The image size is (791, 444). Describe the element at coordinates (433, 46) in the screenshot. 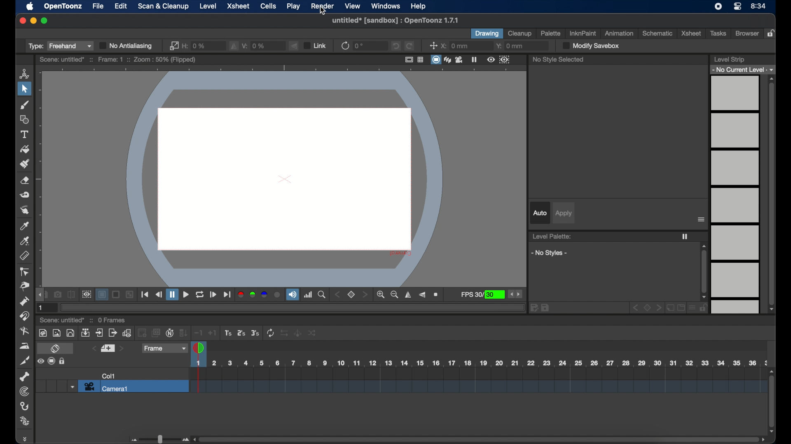

I see `center` at that location.